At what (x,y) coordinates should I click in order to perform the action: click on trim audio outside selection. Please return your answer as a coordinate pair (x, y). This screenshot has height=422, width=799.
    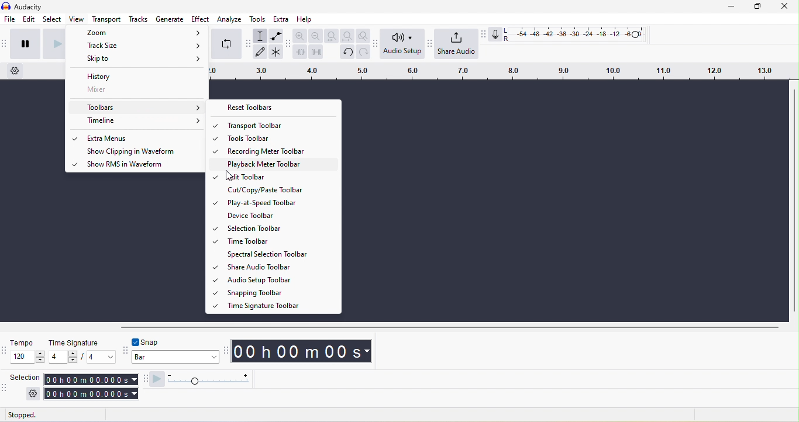
    Looking at the image, I should click on (299, 51).